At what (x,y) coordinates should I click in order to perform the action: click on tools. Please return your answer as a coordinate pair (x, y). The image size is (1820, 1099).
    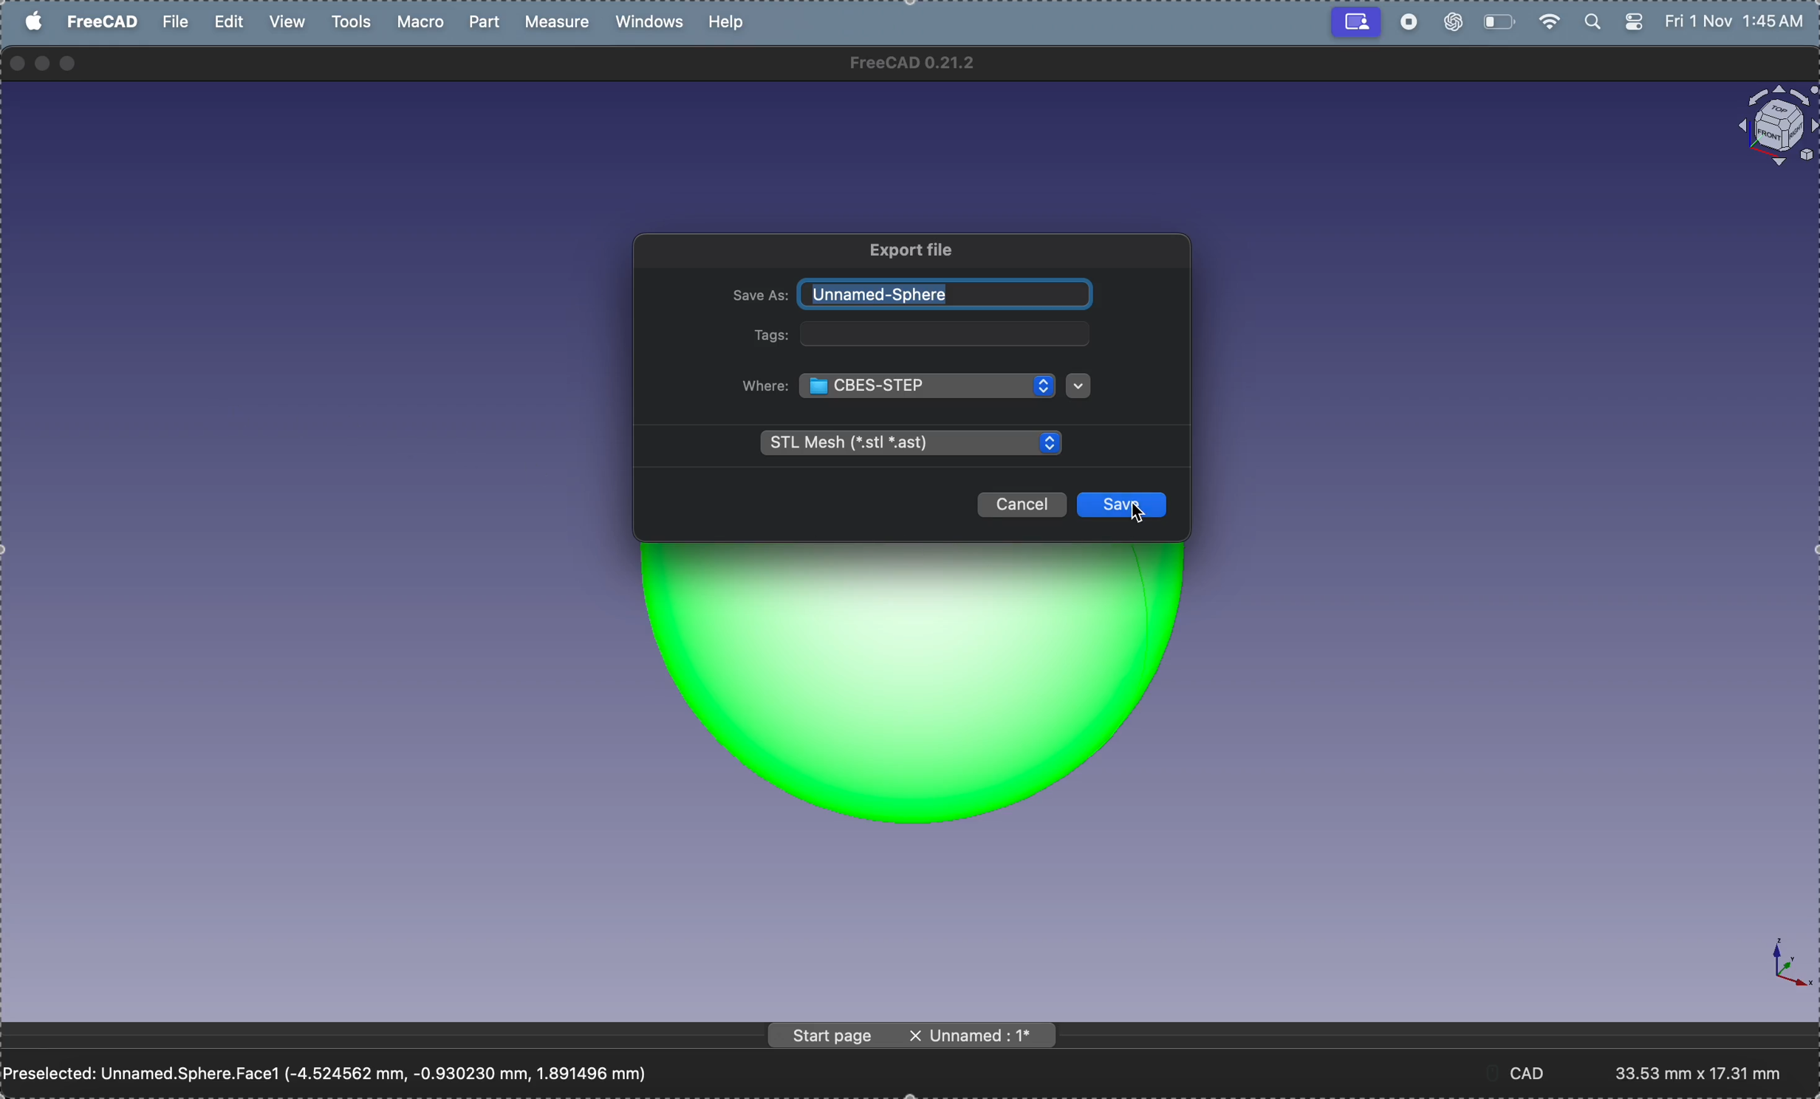
    Looking at the image, I should click on (351, 22).